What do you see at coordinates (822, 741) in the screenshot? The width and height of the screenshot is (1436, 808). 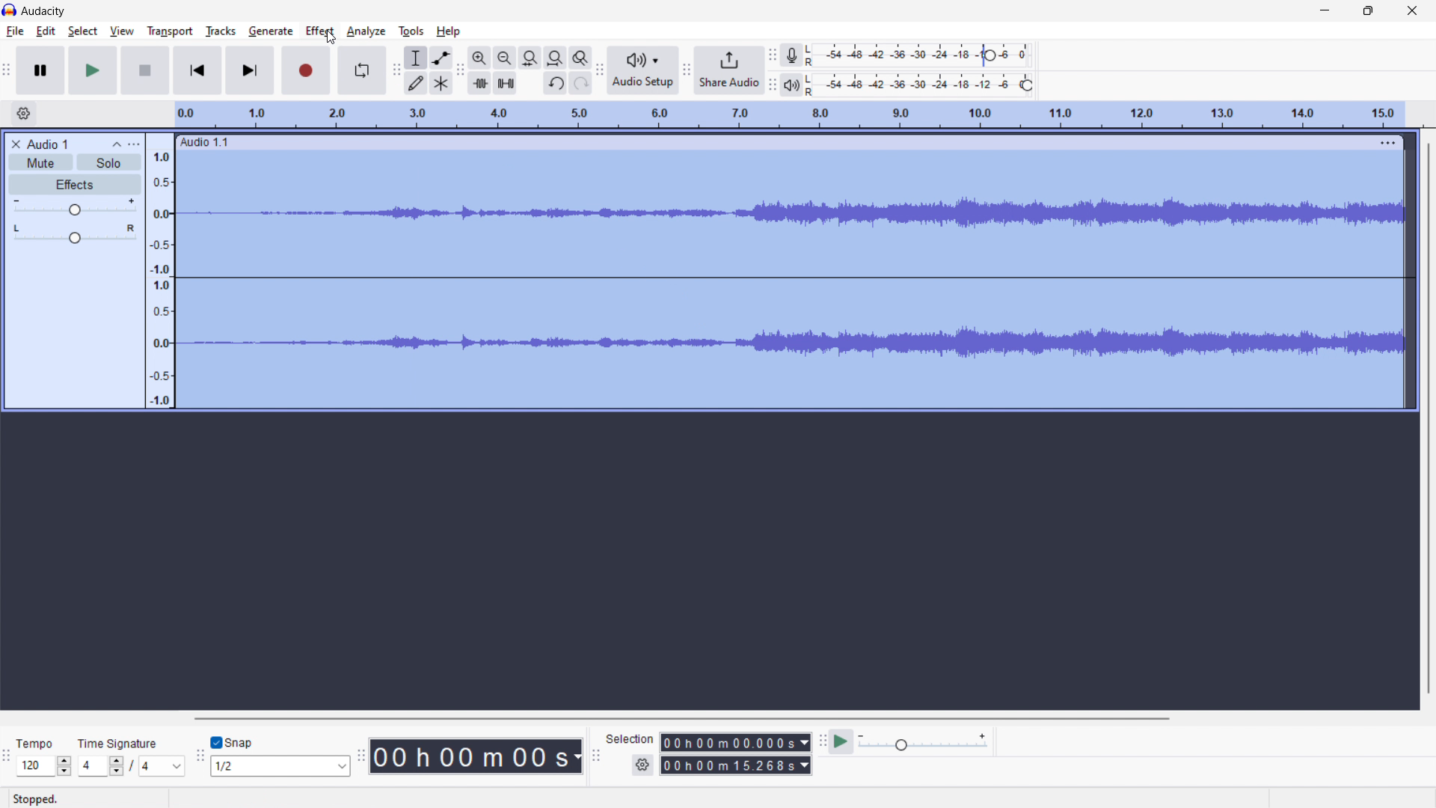 I see `play at speed toolbar` at bounding box center [822, 741].